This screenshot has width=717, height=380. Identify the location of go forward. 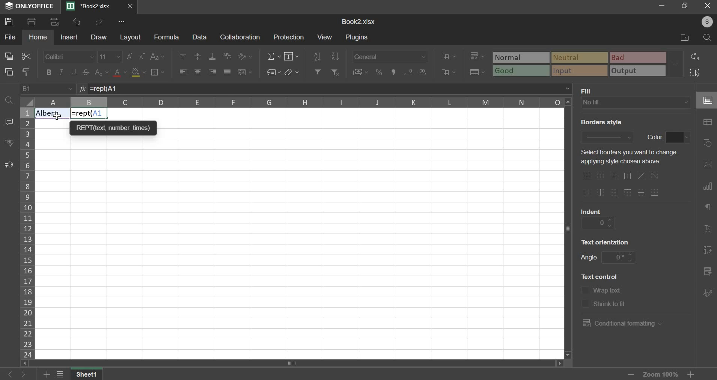
(27, 374).